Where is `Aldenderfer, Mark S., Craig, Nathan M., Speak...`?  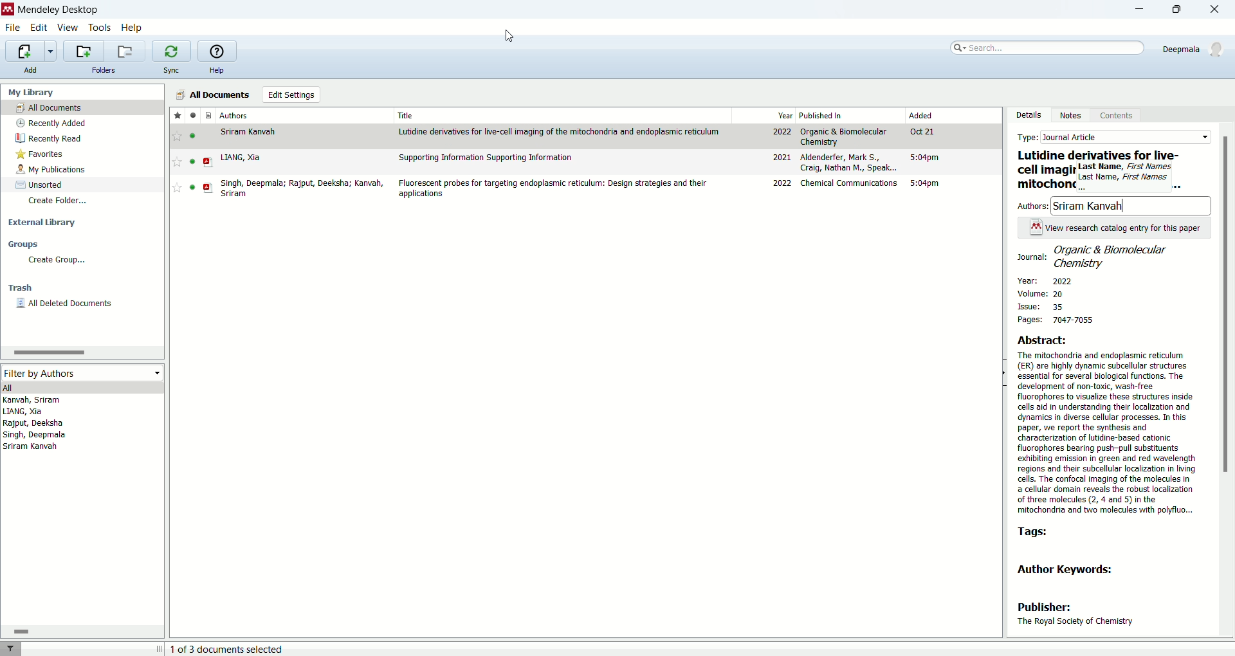 Aldenderfer, Mark S., Craig, Nathan M., Speak... is located at coordinates (850, 163).